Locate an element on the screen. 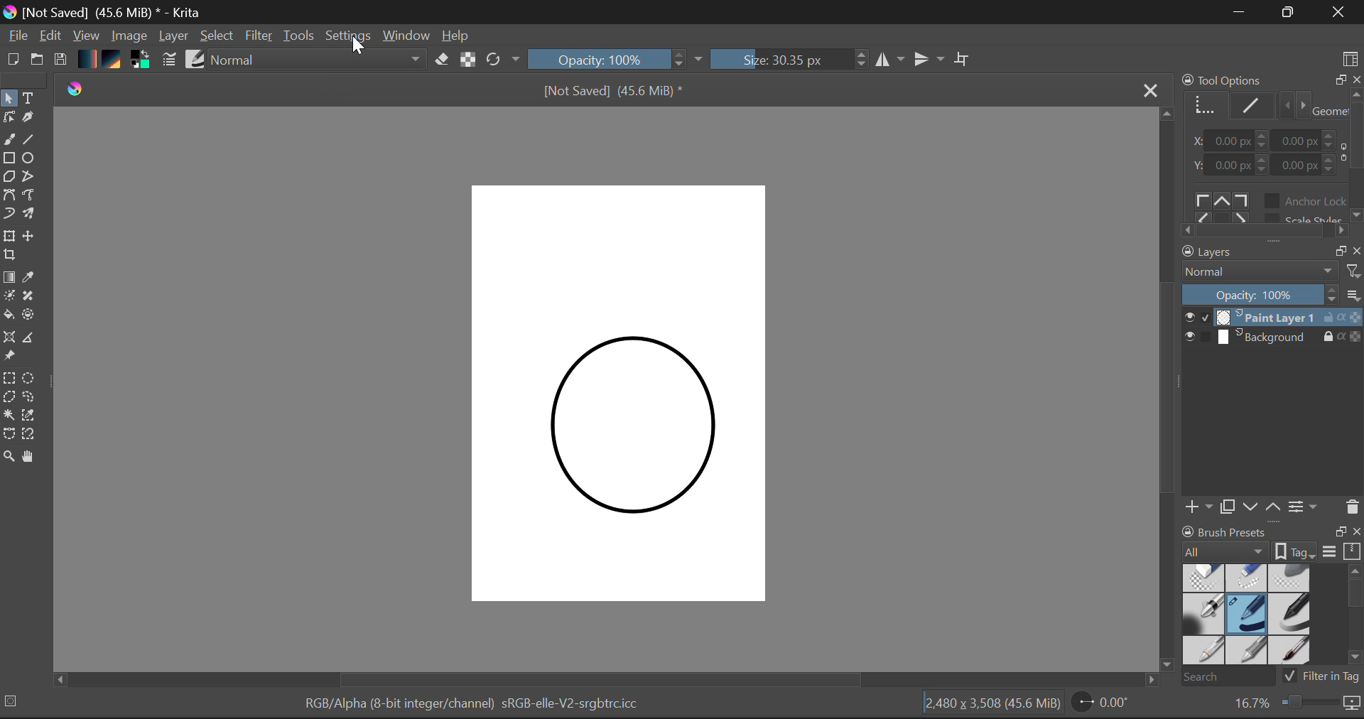 The height and width of the screenshot is (719, 1364). Color Information is located at coordinates (479, 706).